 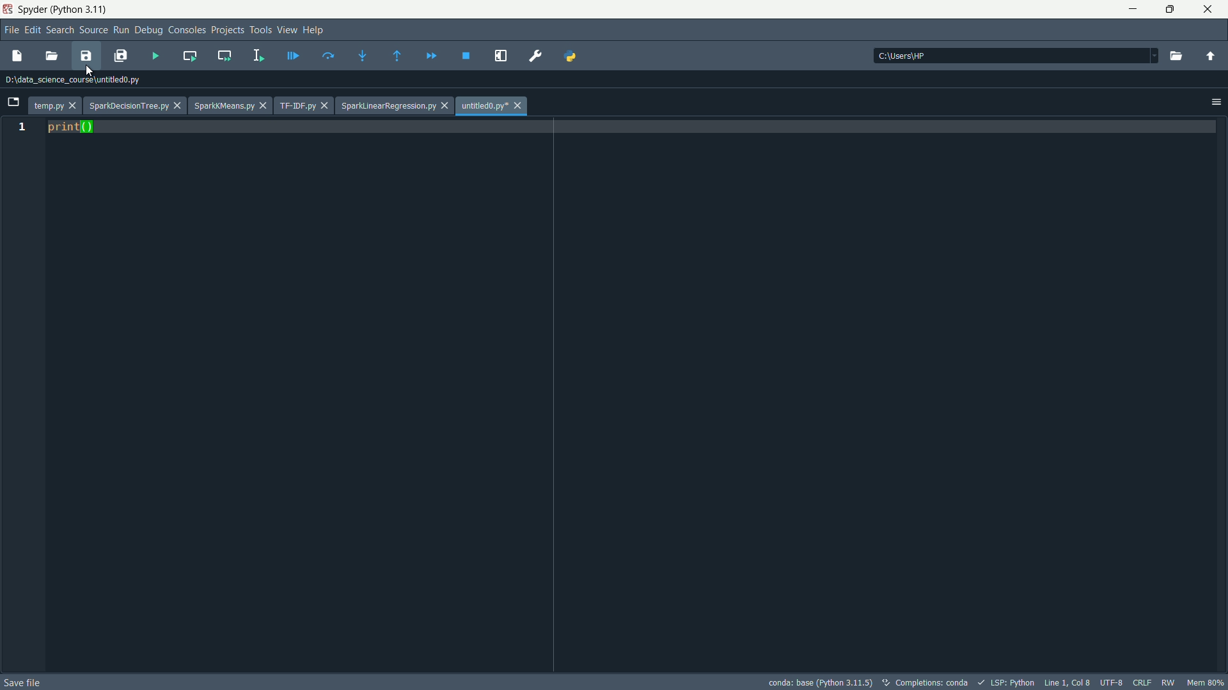 What do you see at coordinates (94, 31) in the screenshot?
I see `source` at bounding box center [94, 31].